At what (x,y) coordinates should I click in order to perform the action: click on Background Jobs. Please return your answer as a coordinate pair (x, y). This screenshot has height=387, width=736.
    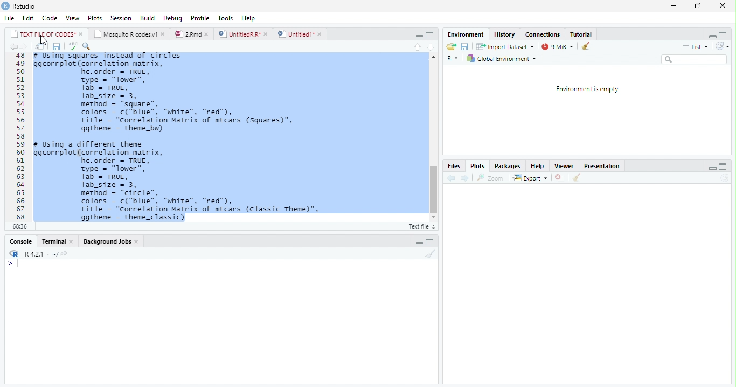
    Looking at the image, I should click on (110, 243).